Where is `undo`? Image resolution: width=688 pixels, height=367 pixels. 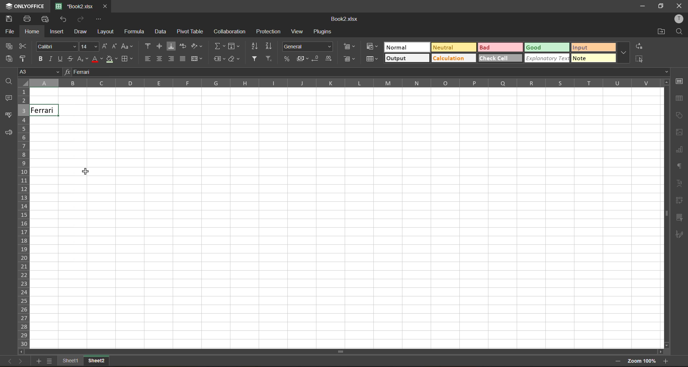 undo is located at coordinates (63, 19).